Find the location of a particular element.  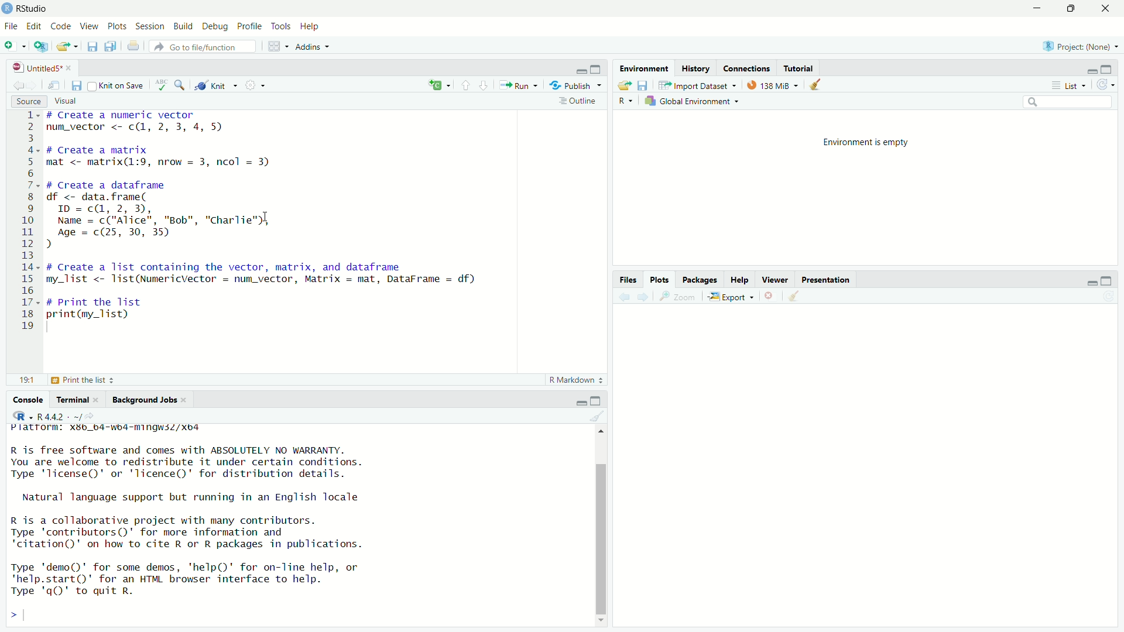

Session is located at coordinates (152, 26).